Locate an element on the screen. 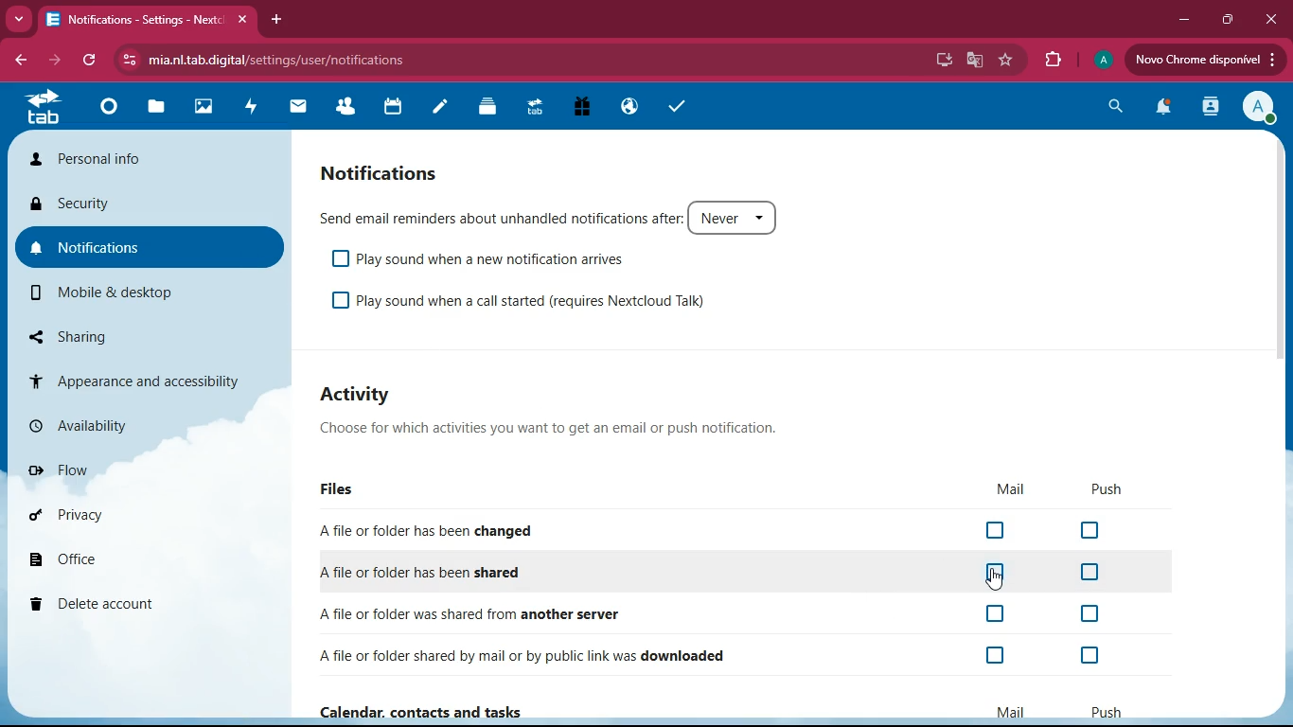 The height and width of the screenshot is (727, 1293). mobile is located at coordinates (125, 292).